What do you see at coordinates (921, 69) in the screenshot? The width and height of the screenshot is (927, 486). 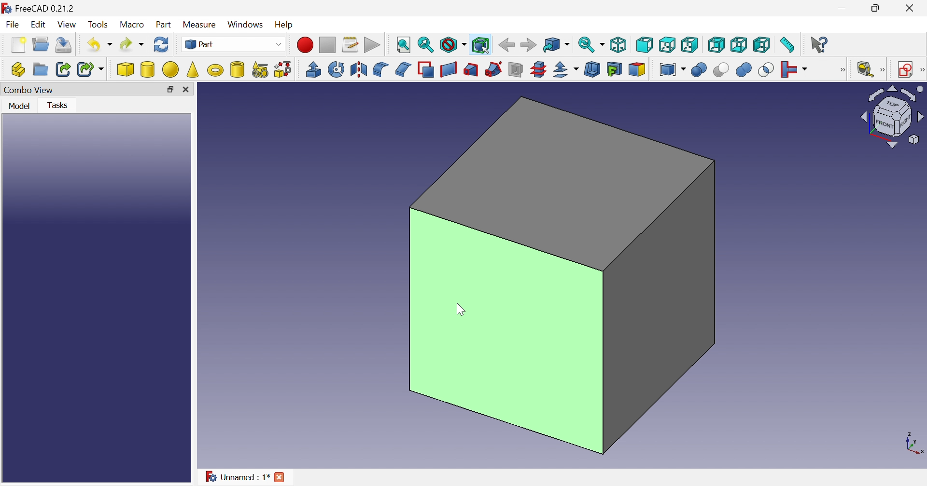 I see `[Sketcher]` at bounding box center [921, 69].